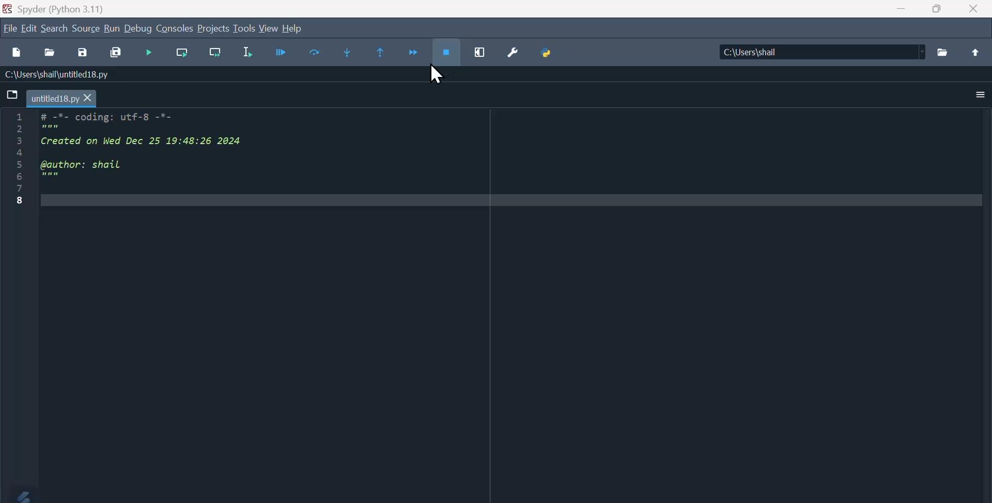  Describe the element at coordinates (30, 28) in the screenshot. I see `Edit` at that location.